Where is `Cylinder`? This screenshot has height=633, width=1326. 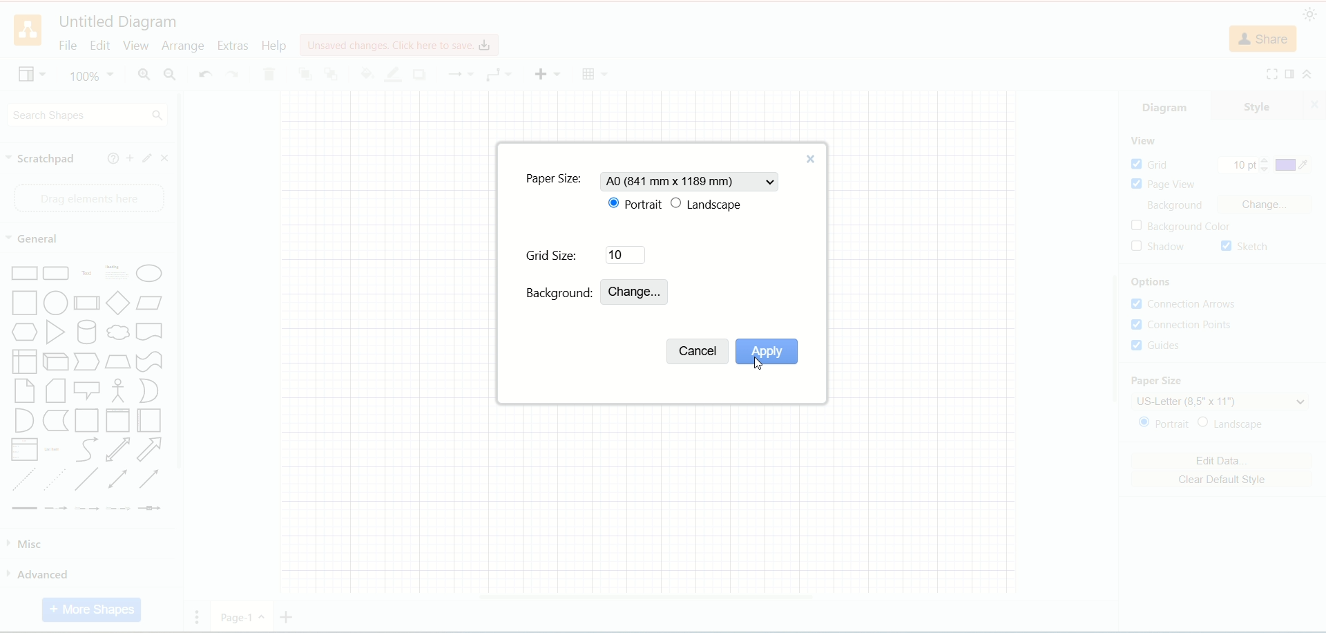
Cylinder is located at coordinates (88, 333).